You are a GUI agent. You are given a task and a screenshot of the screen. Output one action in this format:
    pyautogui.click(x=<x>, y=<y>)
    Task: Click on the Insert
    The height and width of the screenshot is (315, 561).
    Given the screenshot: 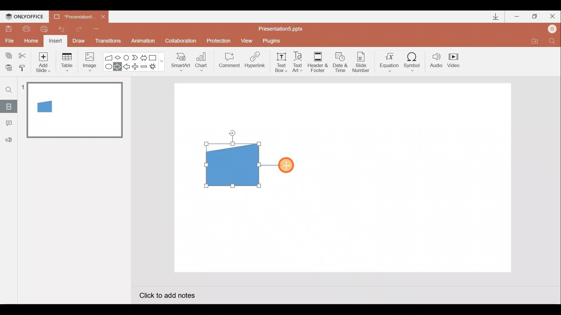 What is the action you would take?
    pyautogui.click(x=55, y=42)
    